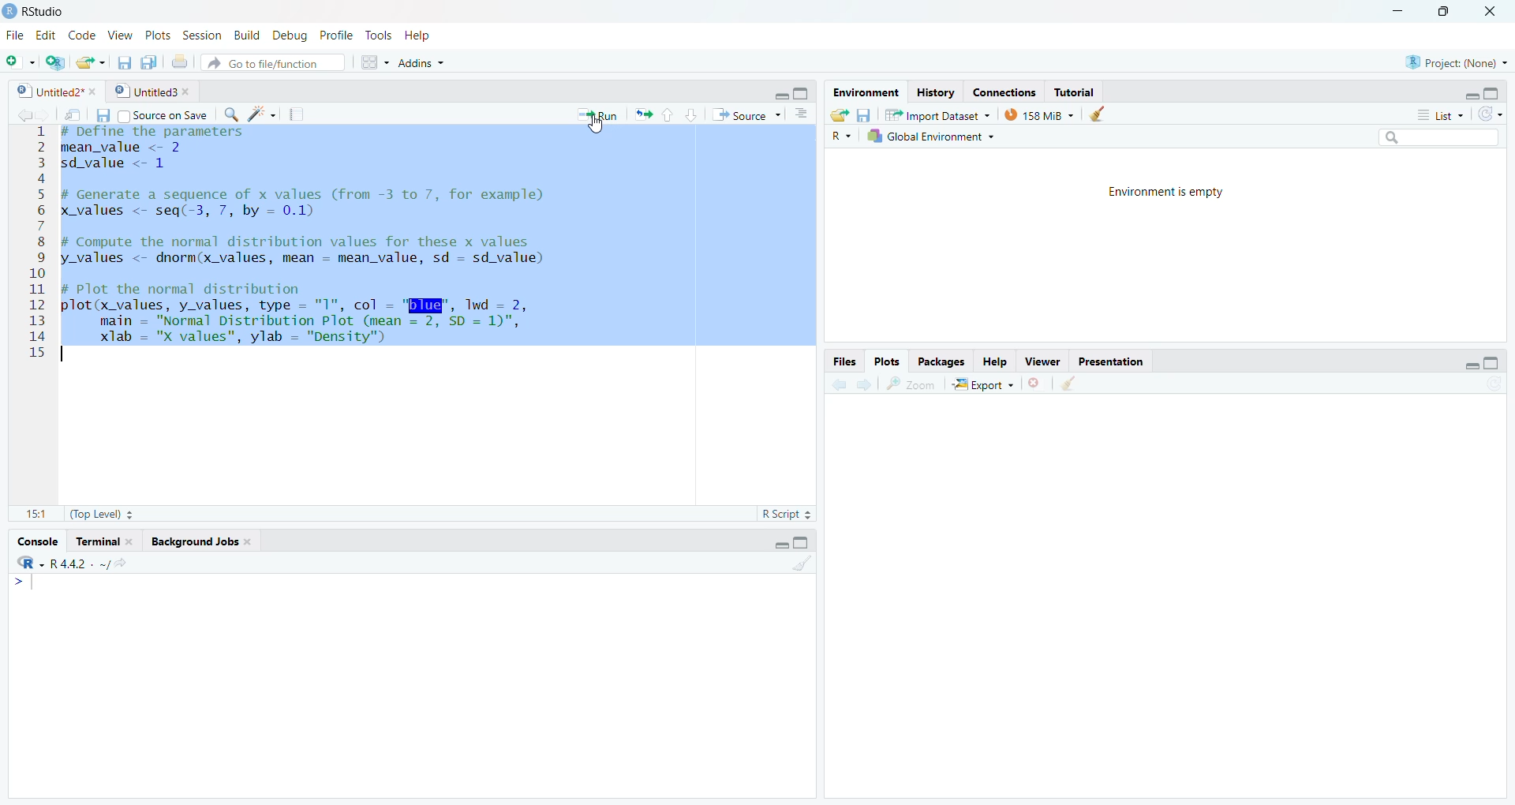  I want to click on RStudio, so click(42, 11).